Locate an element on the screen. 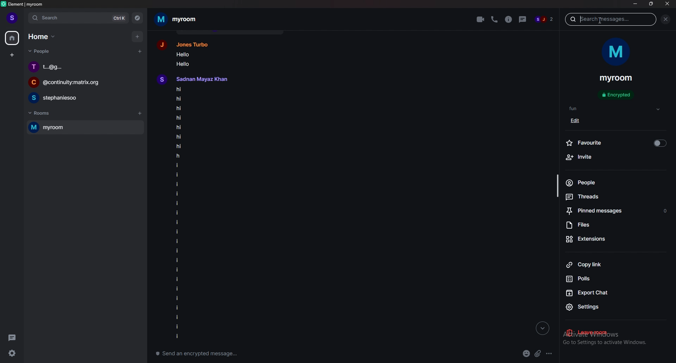 This screenshot has height=363, width=676. resize is located at coordinates (652, 4).